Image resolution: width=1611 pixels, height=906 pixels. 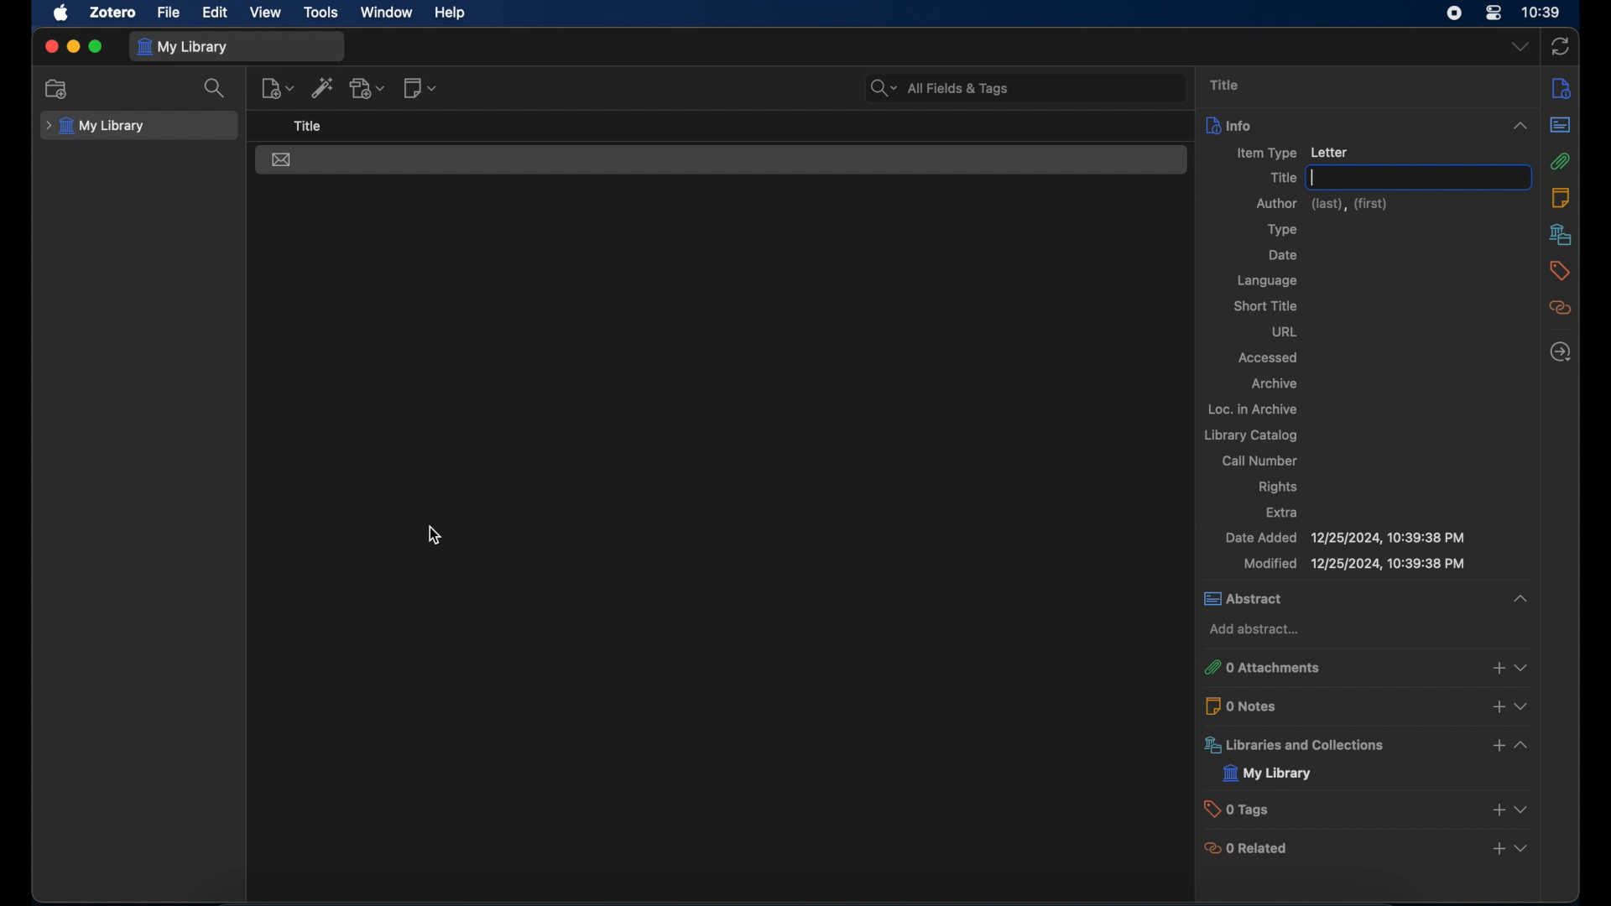 What do you see at coordinates (1311, 178) in the screenshot?
I see `text cursor` at bounding box center [1311, 178].